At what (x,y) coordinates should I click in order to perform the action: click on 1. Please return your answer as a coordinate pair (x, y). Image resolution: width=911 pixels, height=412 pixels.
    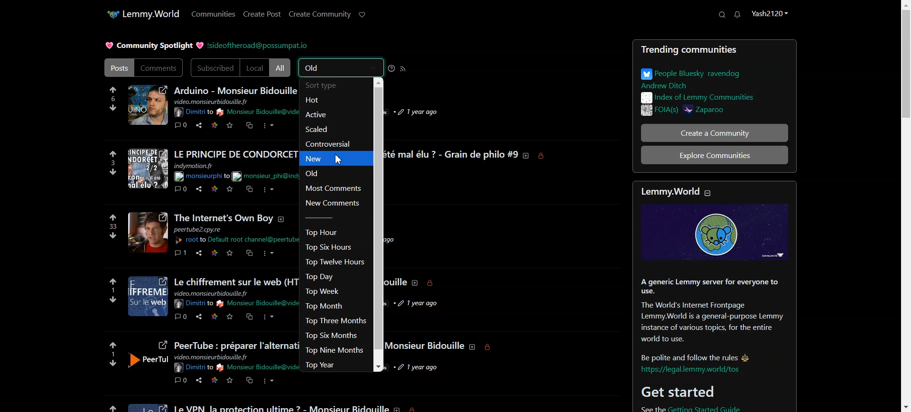
    Looking at the image, I should click on (110, 290).